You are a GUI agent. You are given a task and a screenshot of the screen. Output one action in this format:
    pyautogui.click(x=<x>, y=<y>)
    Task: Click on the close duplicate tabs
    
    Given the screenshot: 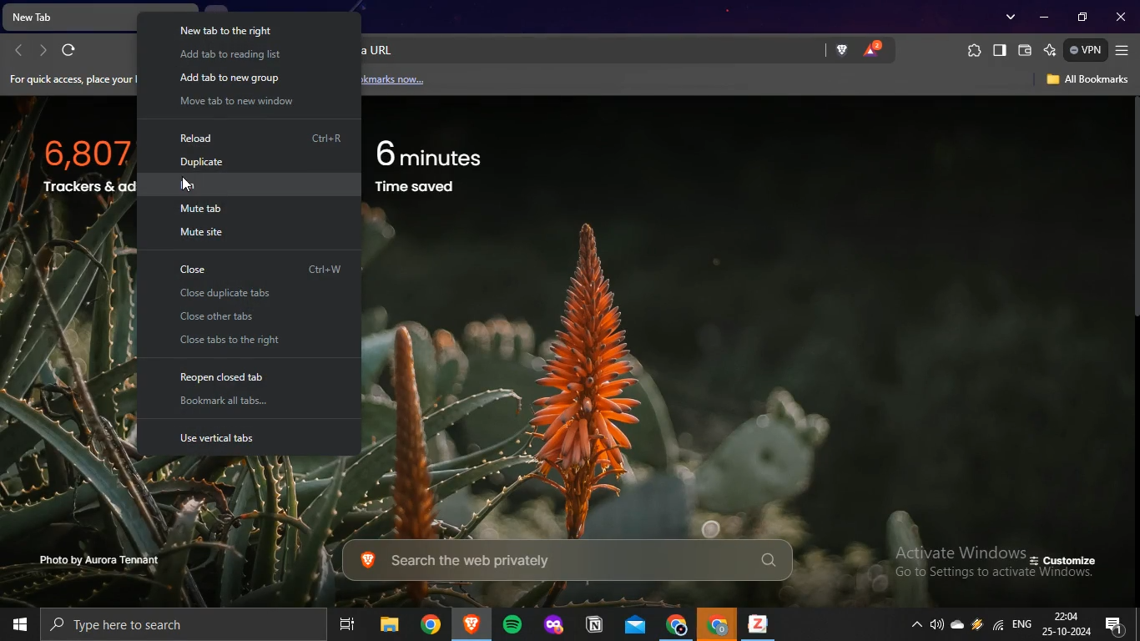 What is the action you would take?
    pyautogui.click(x=238, y=295)
    